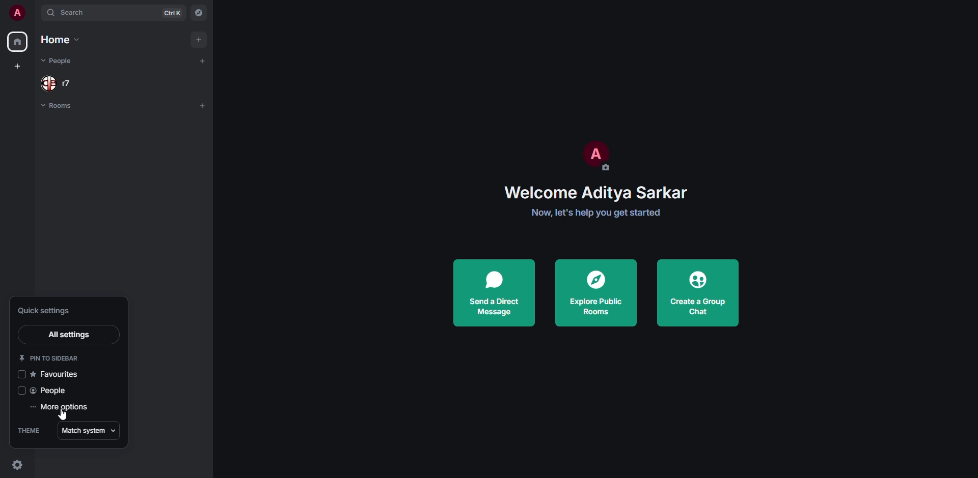 The width and height of the screenshot is (978, 478). I want to click on all settings, so click(72, 334).